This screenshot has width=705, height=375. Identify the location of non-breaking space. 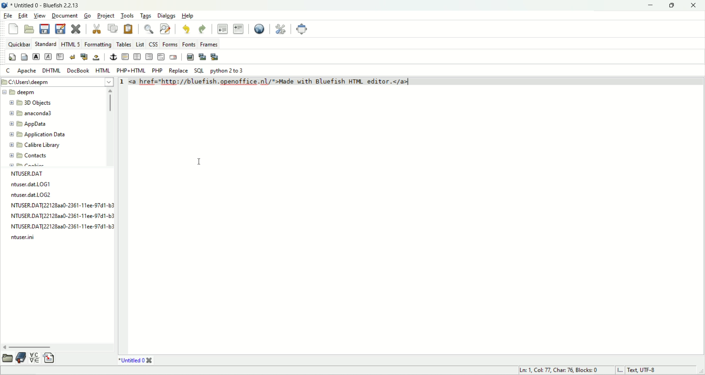
(97, 58).